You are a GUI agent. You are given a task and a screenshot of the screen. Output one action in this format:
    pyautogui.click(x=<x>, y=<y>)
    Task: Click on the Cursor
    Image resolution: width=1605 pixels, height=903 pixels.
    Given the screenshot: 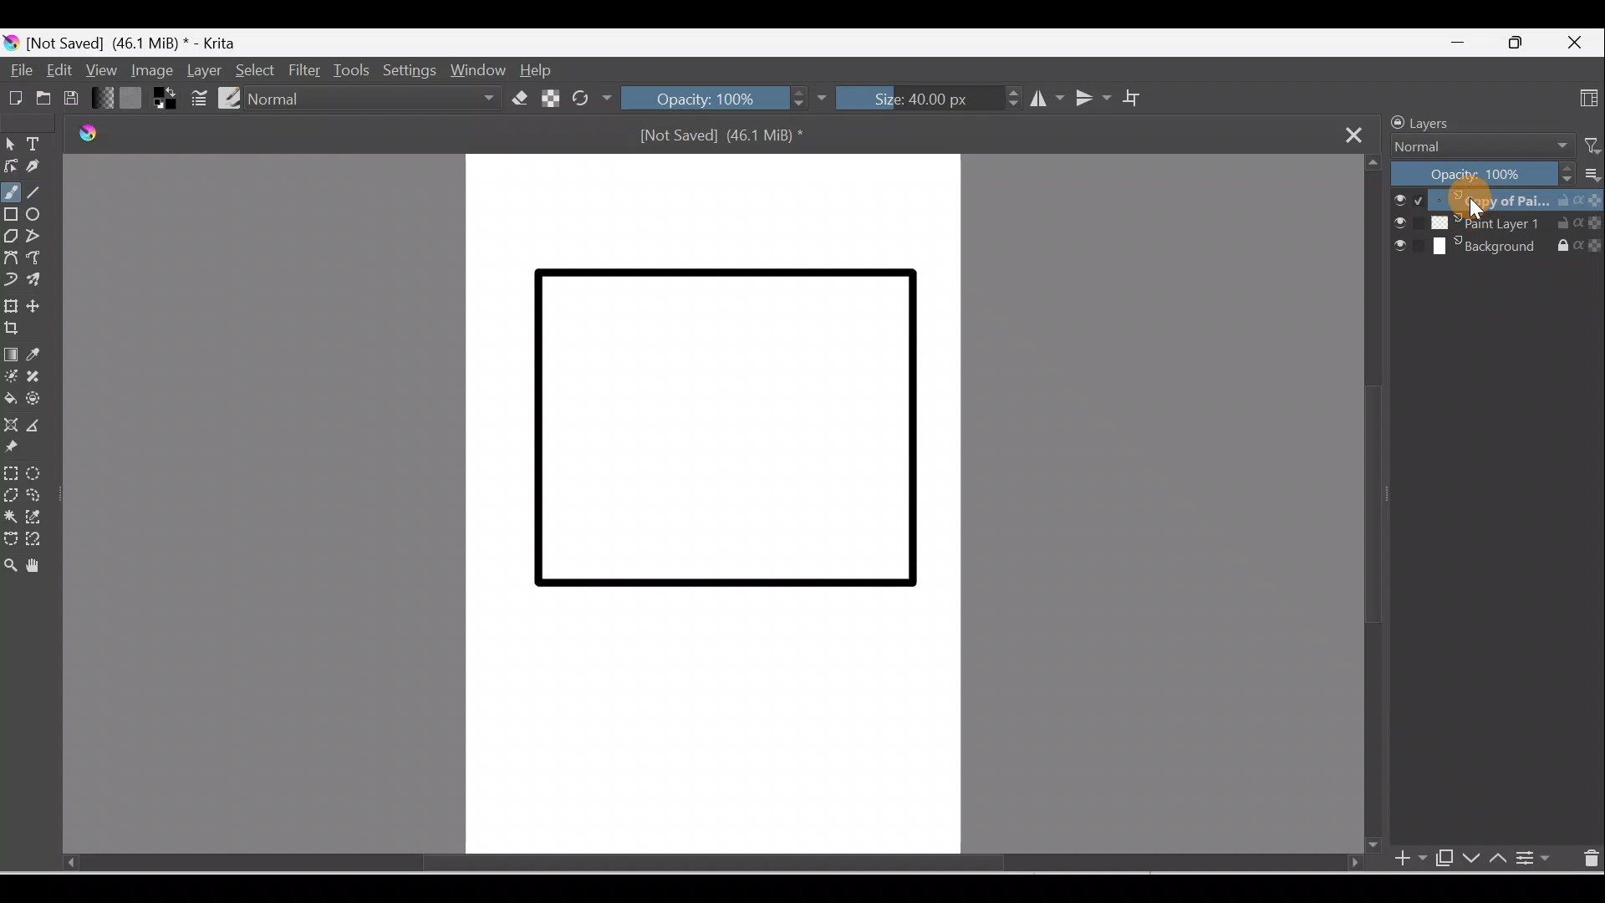 What is the action you would take?
    pyautogui.click(x=1475, y=200)
    